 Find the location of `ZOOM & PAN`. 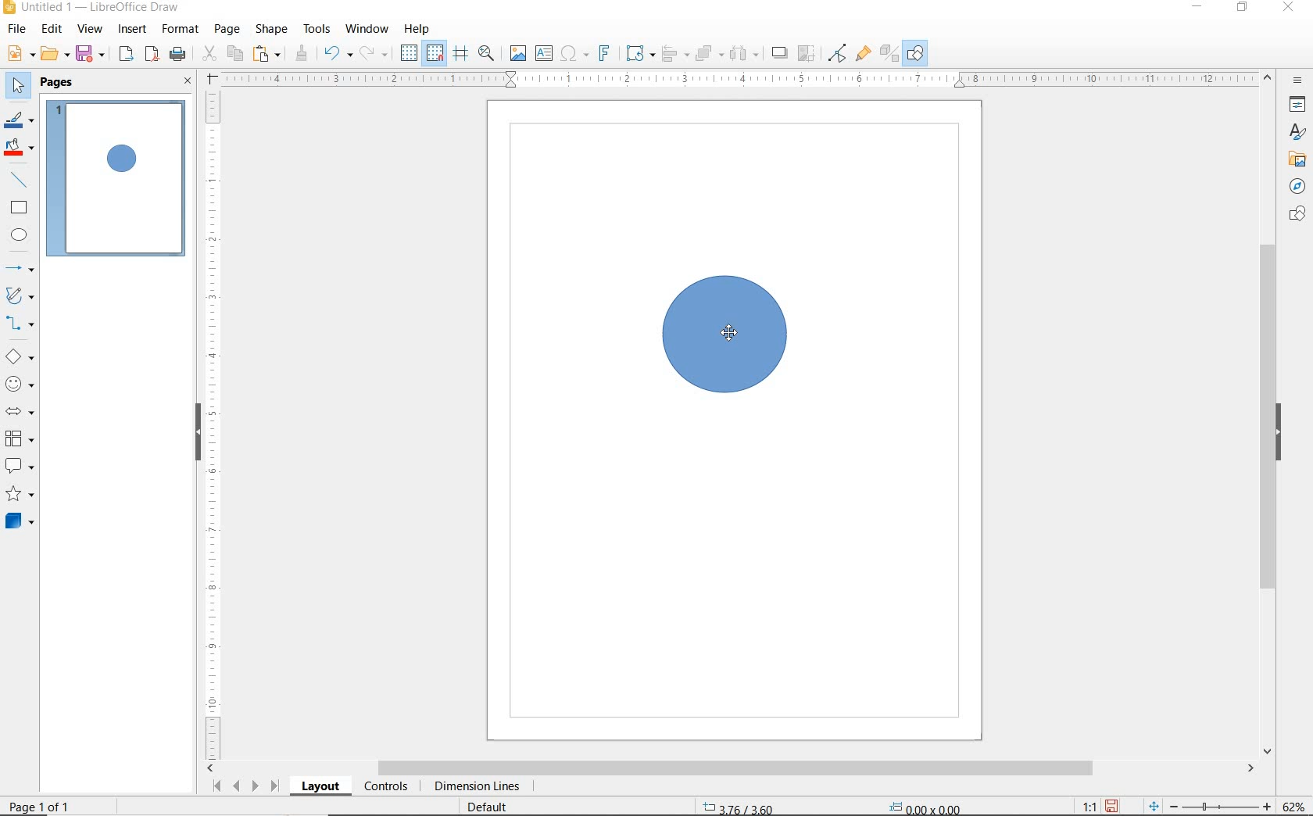

ZOOM & PAN is located at coordinates (488, 55).